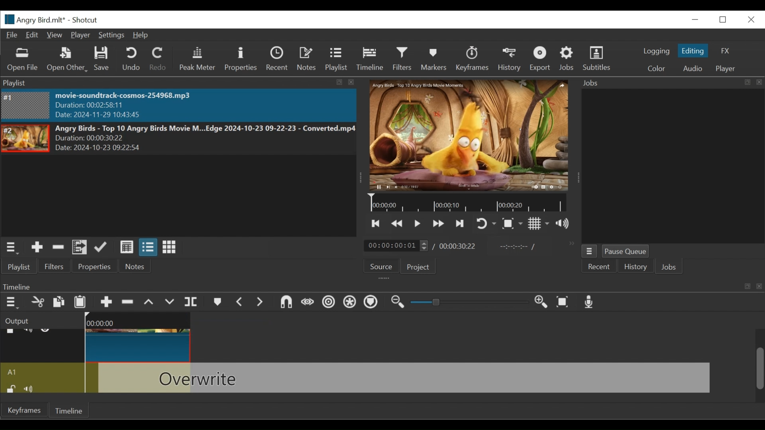 This screenshot has width=765, height=430. What do you see at coordinates (724, 19) in the screenshot?
I see `Restore` at bounding box center [724, 19].